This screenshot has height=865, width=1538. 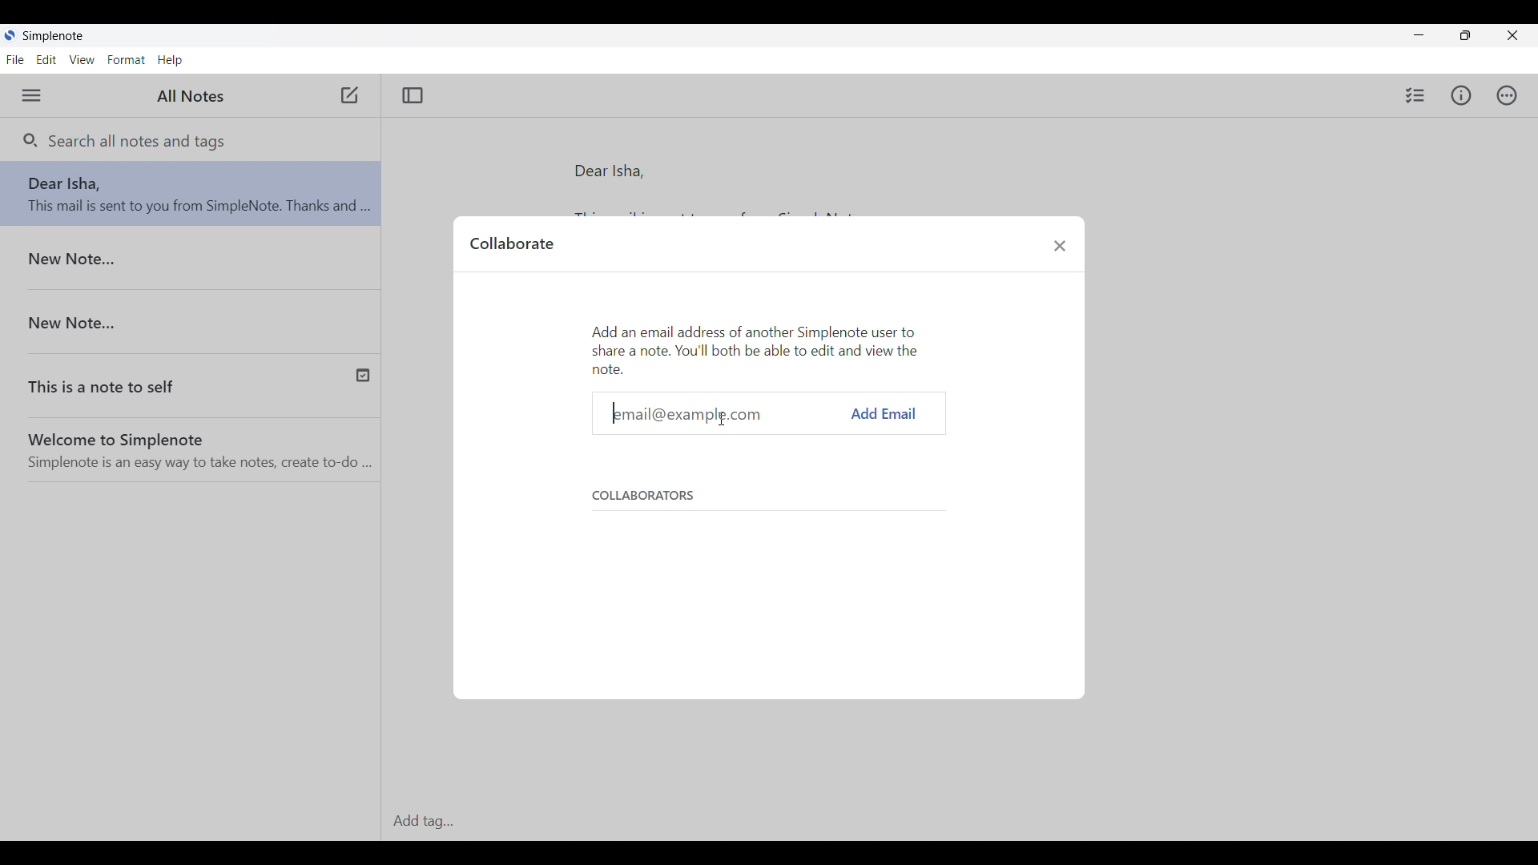 What do you see at coordinates (1507, 95) in the screenshot?
I see `Actions` at bounding box center [1507, 95].